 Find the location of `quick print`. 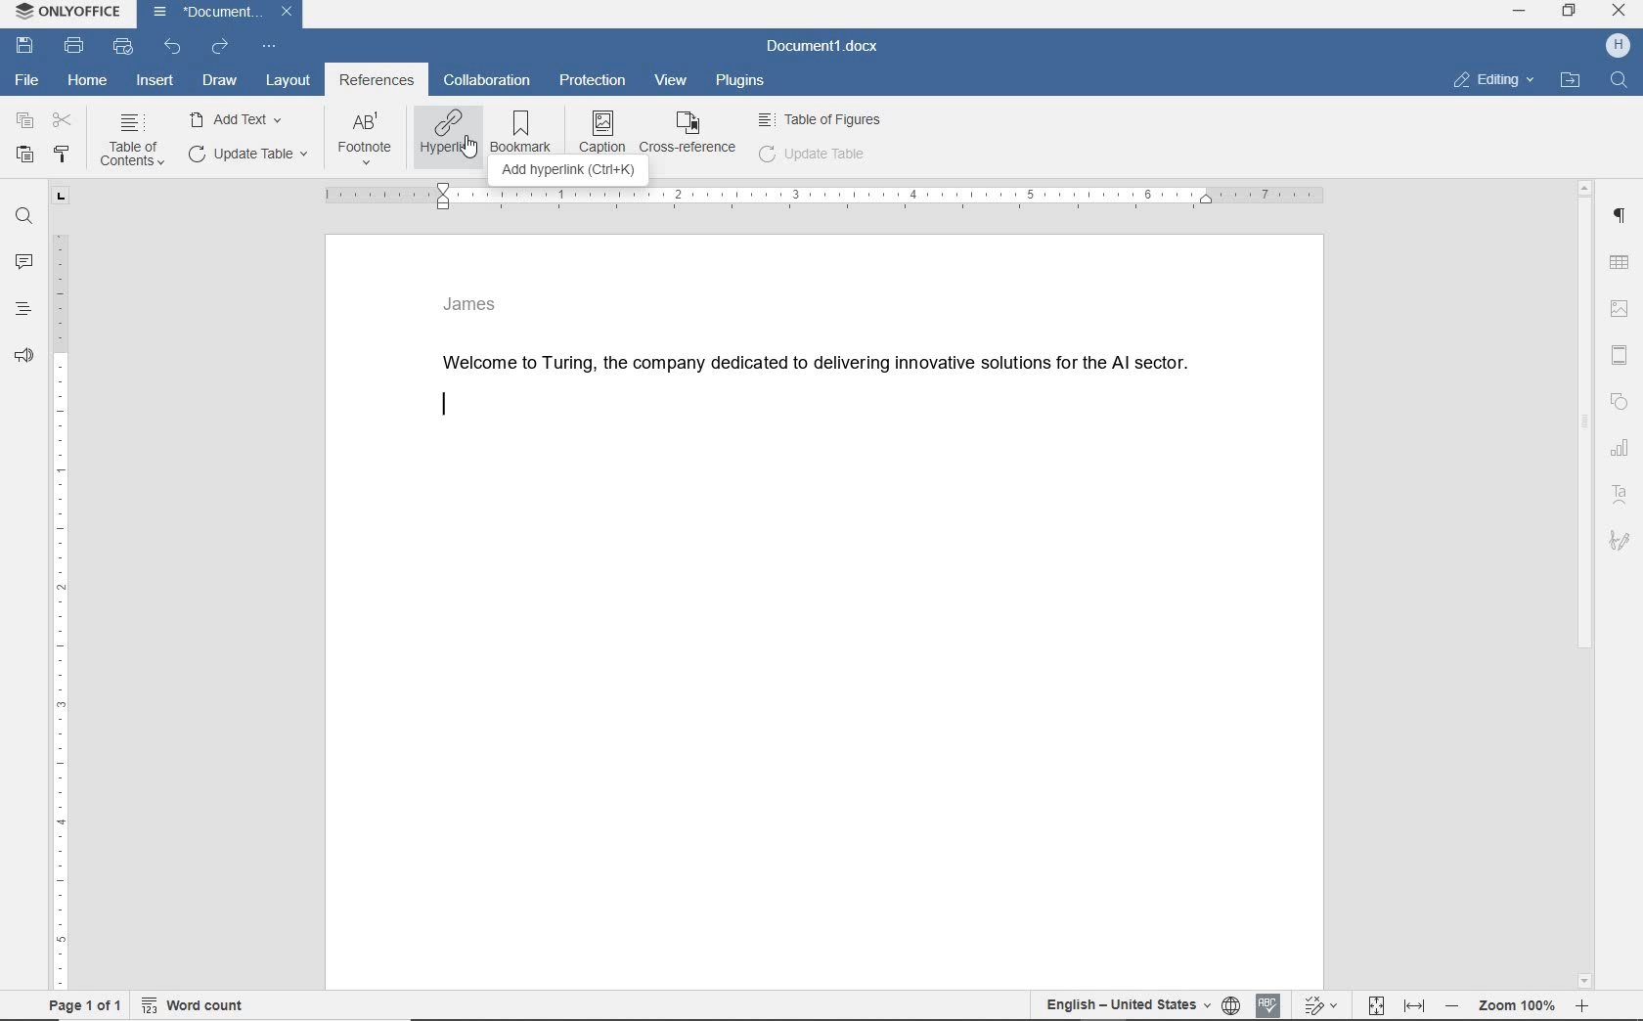

quick print is located at coordinates (121, 46).